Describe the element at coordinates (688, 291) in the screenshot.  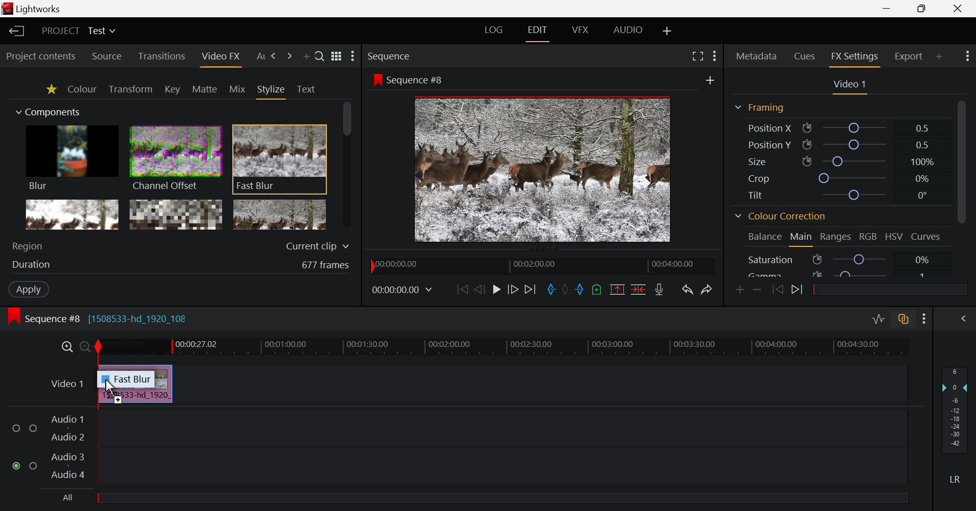
I see `Undo` at that location.